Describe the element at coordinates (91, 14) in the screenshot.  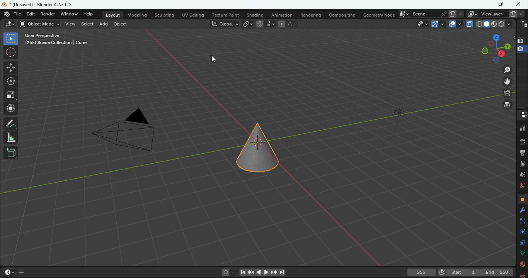
I see `Help` at that location.